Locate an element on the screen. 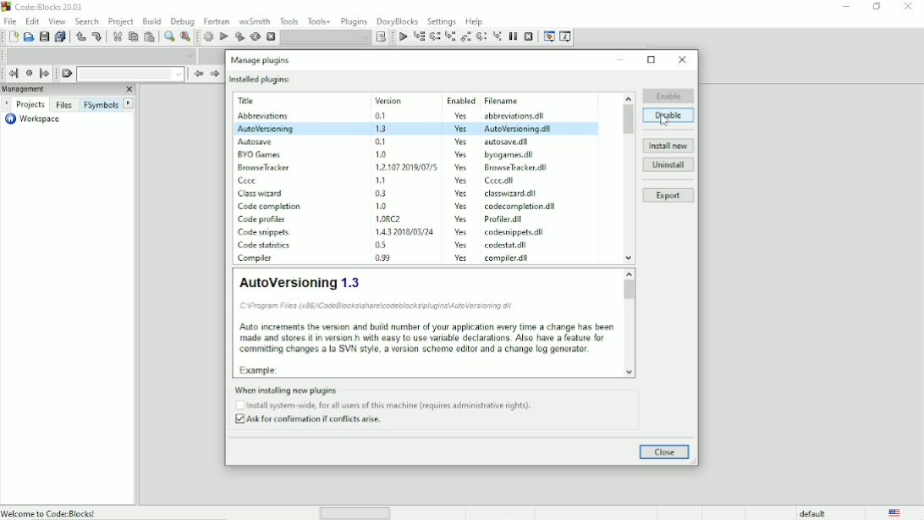 The height and width of the screenshot is (520, 924). Yes is located at coordinates (460, 232).